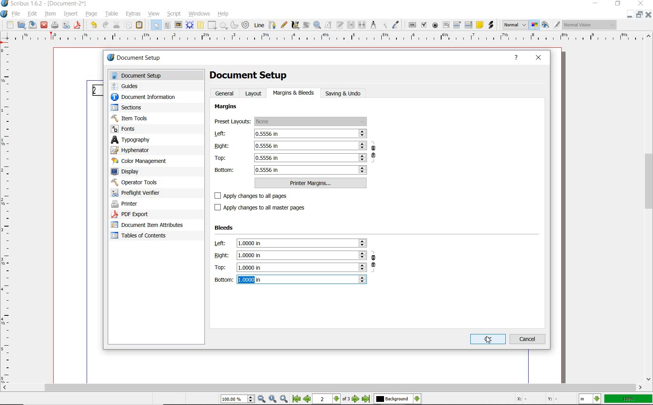 The height and width of the screenshot is (405, 653). What do you see at coordinates (175, 14) in the screenshot?
I see `script` at bounding box center [175, 14].